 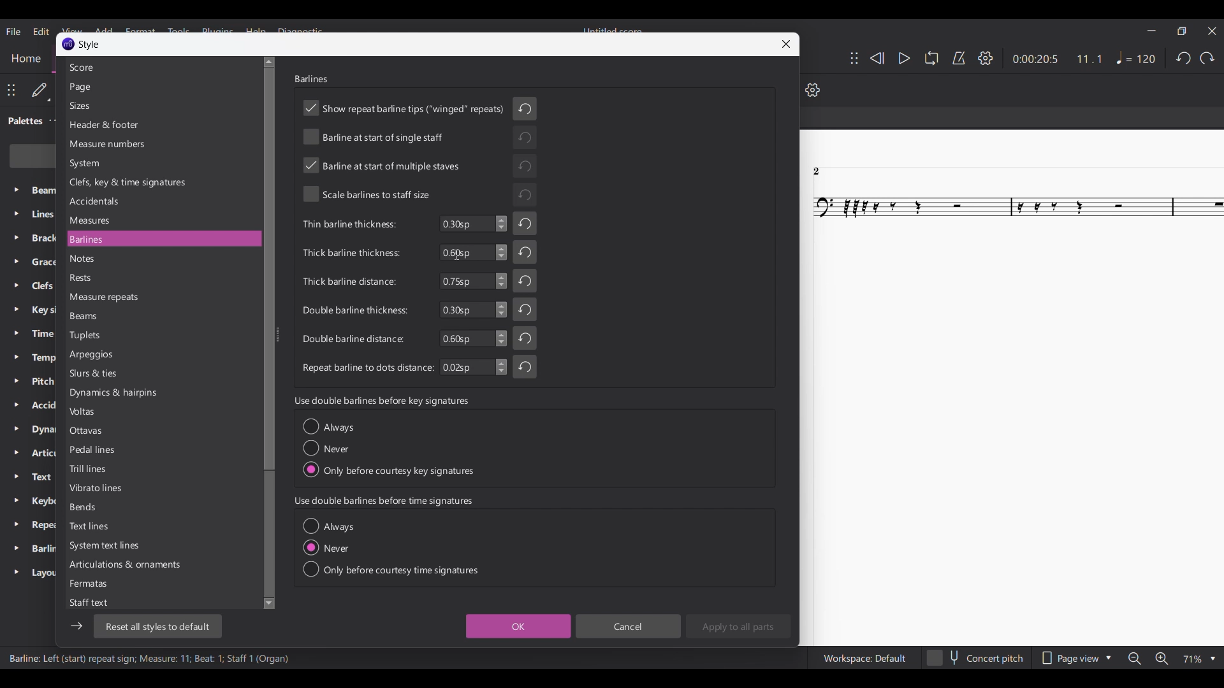 I want to click on Undo, so click(x=1183, y=58).